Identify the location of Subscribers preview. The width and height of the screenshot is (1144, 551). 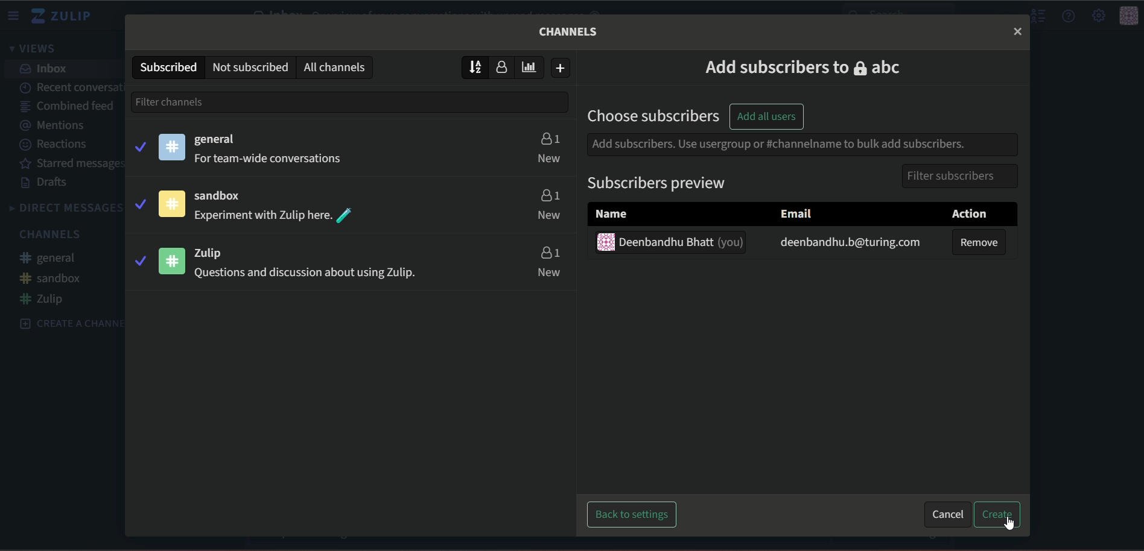
(650, 183).